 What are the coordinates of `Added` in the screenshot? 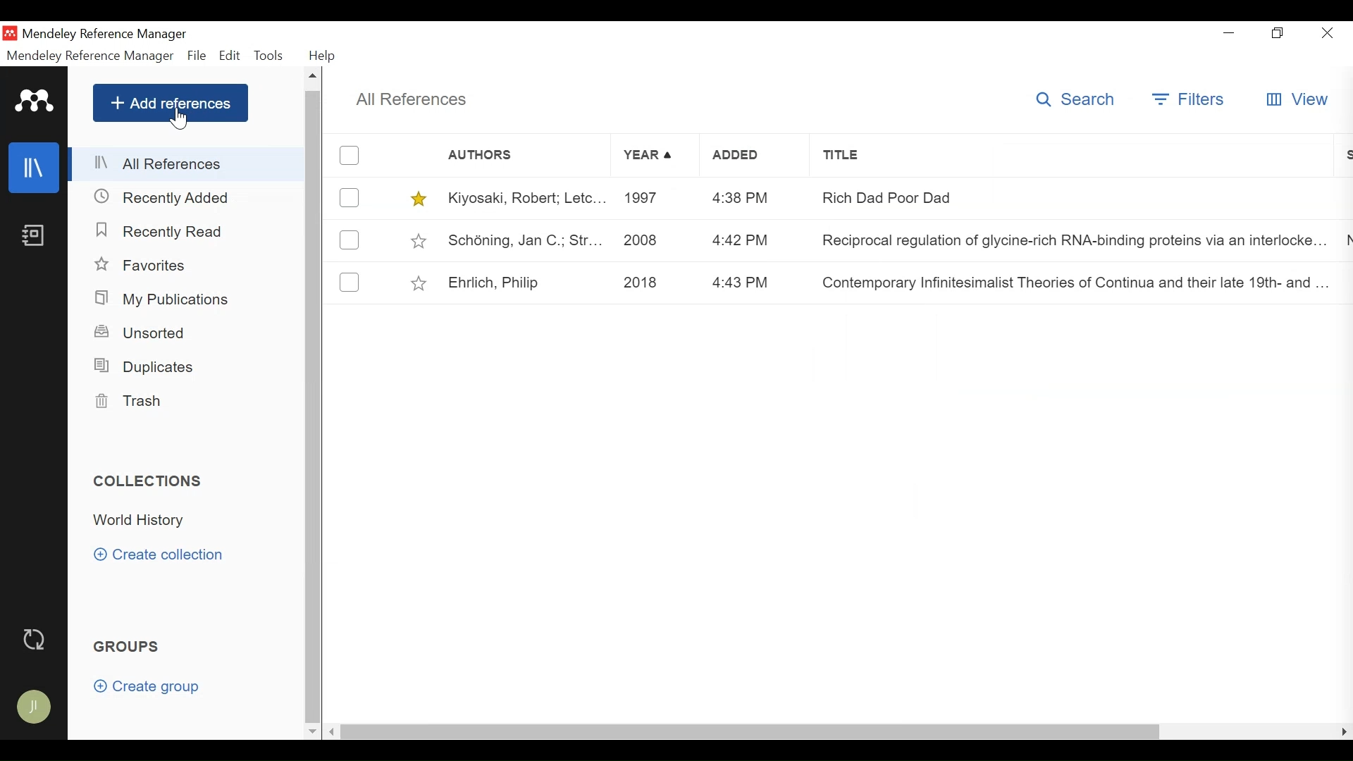 It's located at (755, 158).